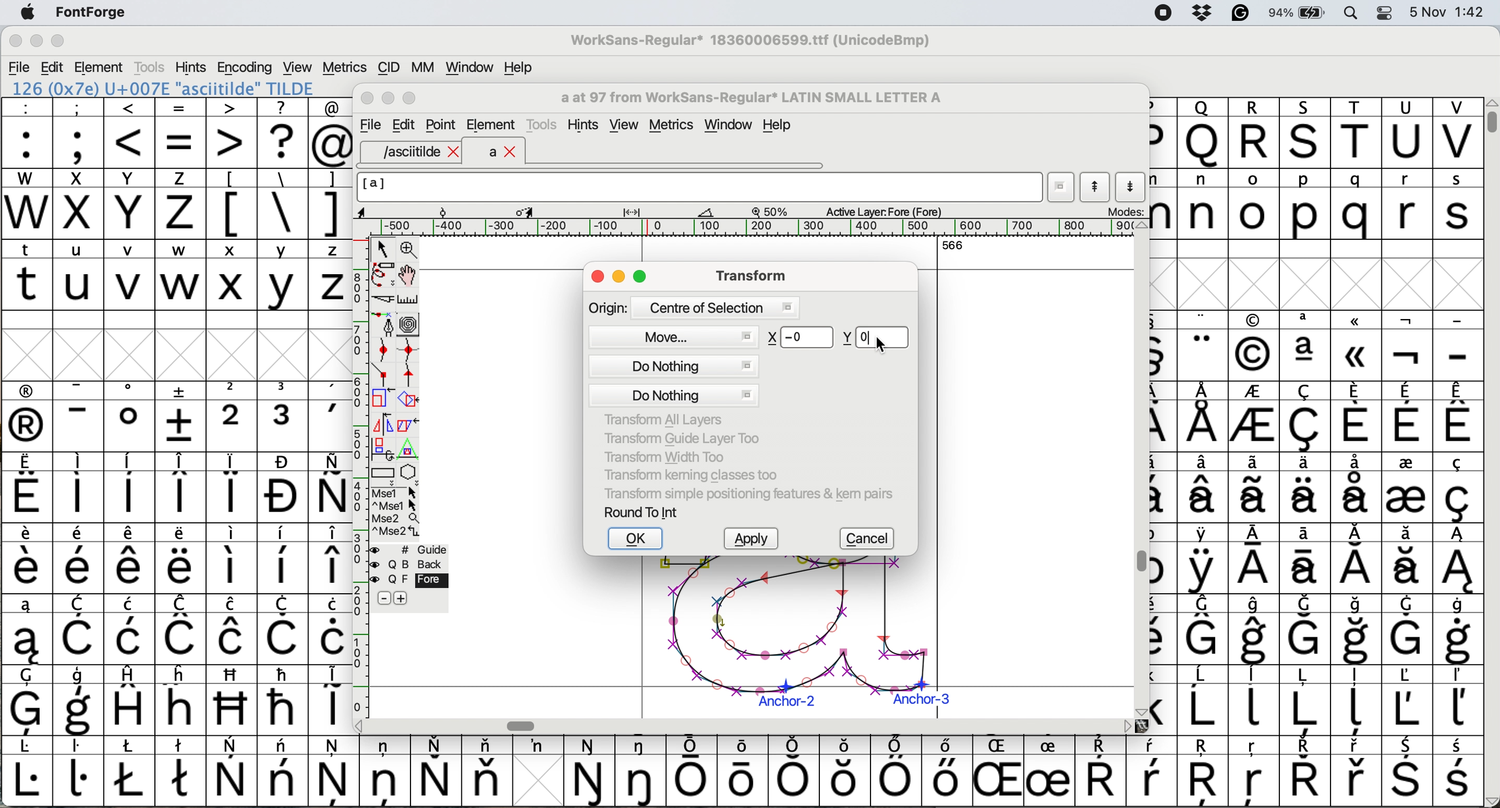 Image resolution: width=1500 pixels, height=808 pixels. What do you see at coordinates (422, 565) in the screenshot?
I see `Background` at bounding box center [422, 565].